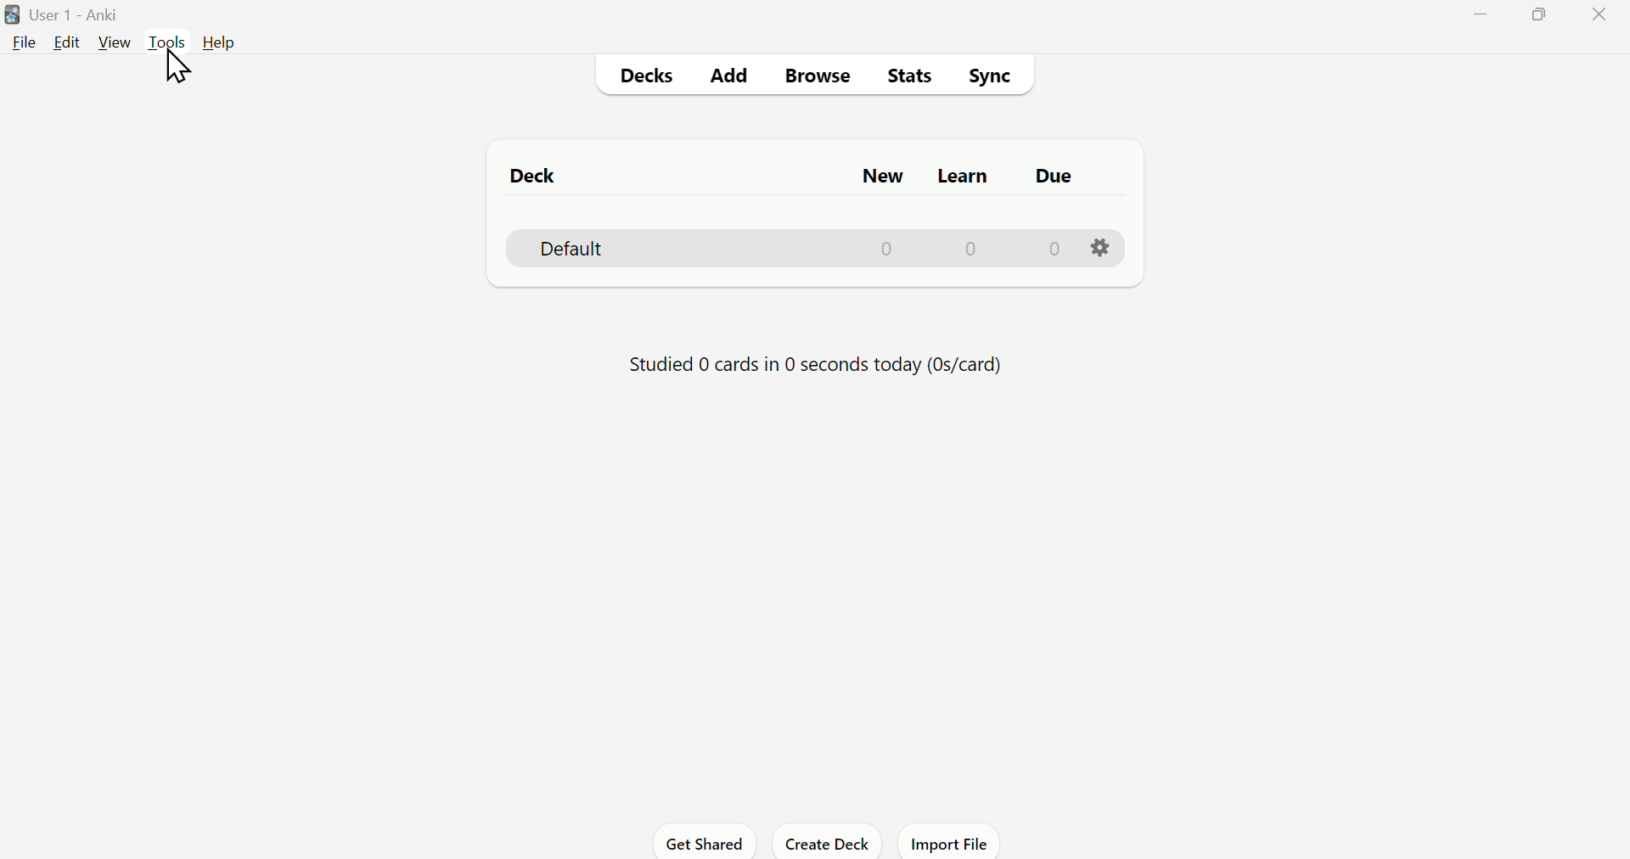  I want to click on Decks, so click(646, 75).